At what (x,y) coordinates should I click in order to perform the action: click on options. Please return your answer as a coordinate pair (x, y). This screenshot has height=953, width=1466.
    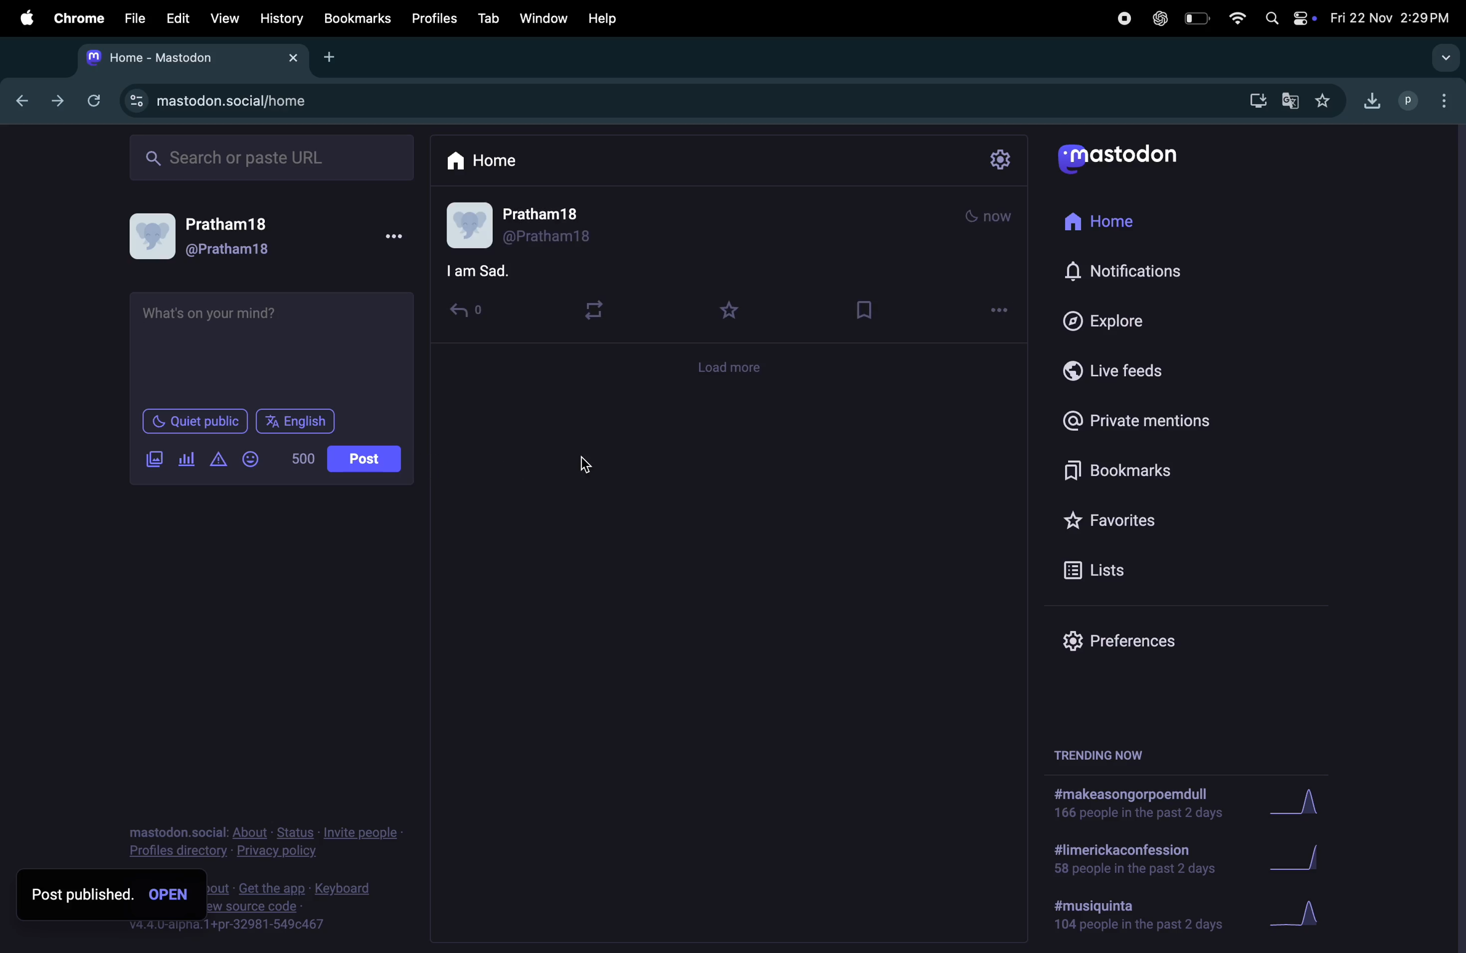
    Looking at the image, I should click on (997, 312).